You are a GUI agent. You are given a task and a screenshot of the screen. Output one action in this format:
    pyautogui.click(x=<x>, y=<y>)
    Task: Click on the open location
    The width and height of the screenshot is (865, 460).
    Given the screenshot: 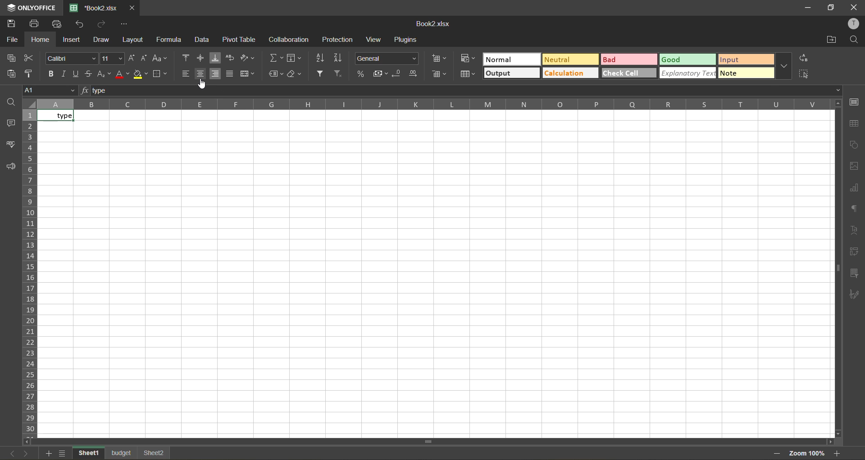 What is the action you would take?
    pyautogui.click(x=828, y=40)
    